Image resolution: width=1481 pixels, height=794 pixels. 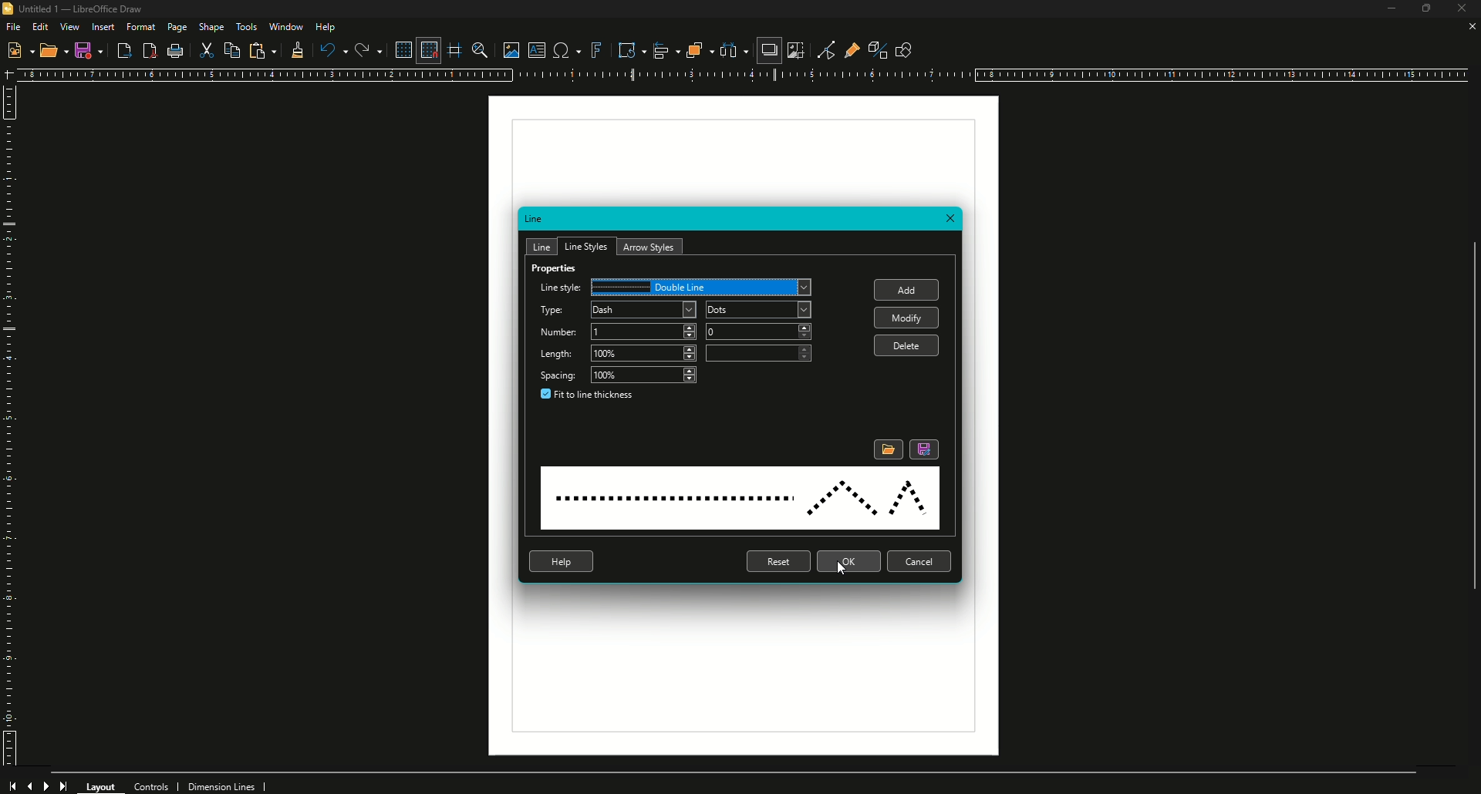 I want to click on Redo, so click(x=367, y=50).